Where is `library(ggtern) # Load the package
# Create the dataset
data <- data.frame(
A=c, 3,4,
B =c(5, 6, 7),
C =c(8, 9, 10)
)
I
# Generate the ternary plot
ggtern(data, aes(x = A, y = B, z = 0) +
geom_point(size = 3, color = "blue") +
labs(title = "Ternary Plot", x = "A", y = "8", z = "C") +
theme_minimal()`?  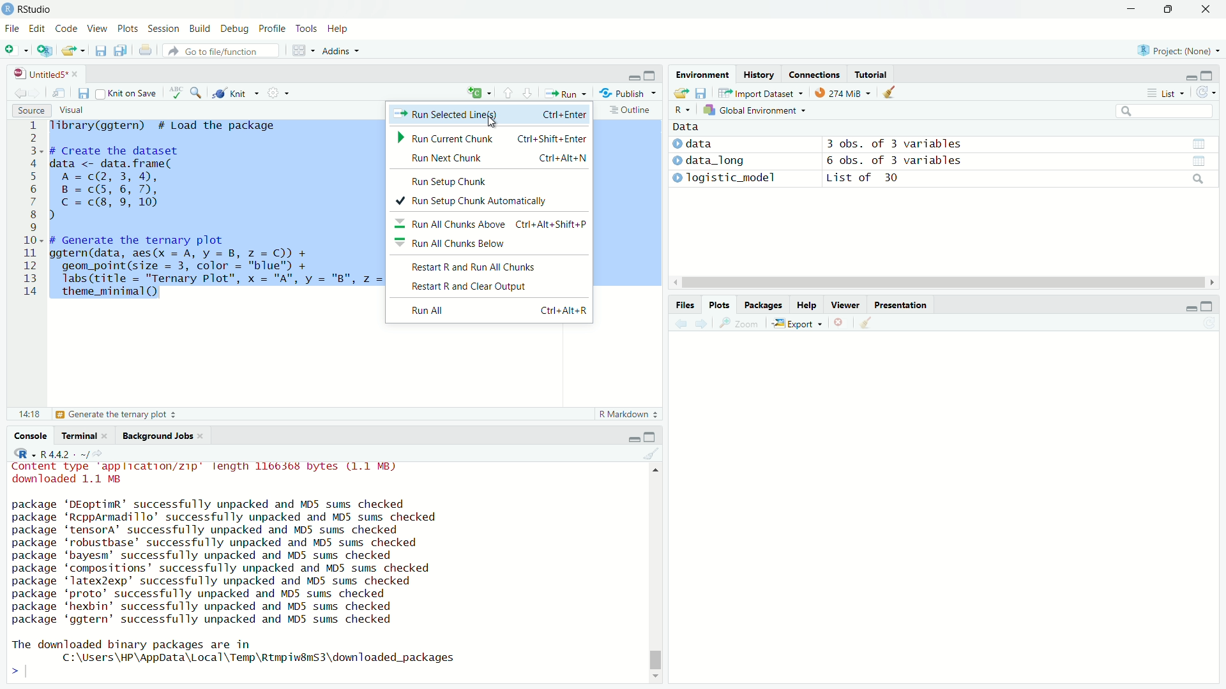 library(ggtern) # Load the package
# Create the dataset
data <- data.frame(
A=c, 3,4,
B =c(5, 6, 7),
C =c(8, 9, 10)
)
I
# Generate the ternary plot
ggtern(data, aes(x = A, y = B, z = 0) +
geom_point(size = 3, color = "blue") +
labs(title = "Ternary Plot", x = "A", y = "8", z = "C") +
theme_minimal() is located at coordinates (216, 216).